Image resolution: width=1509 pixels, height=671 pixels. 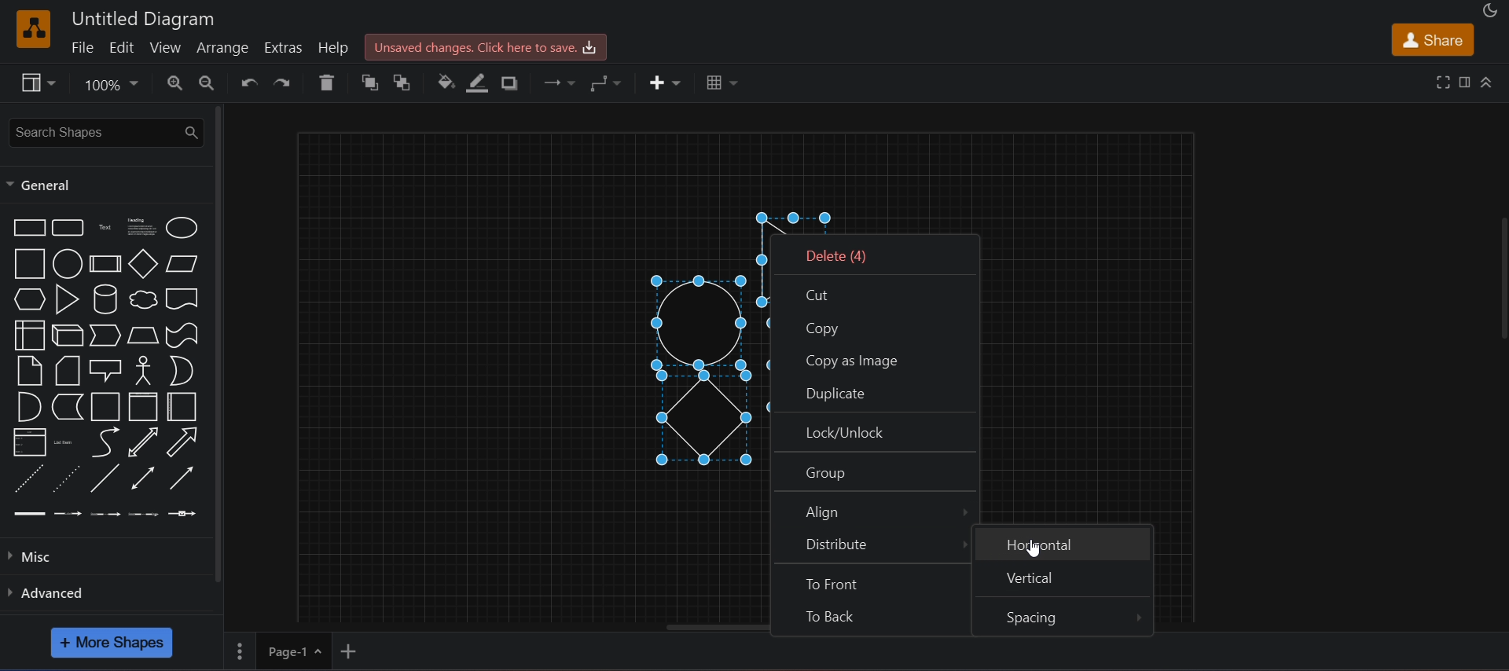 I want to click on bidirectional connector, so click(x=140, y=478).